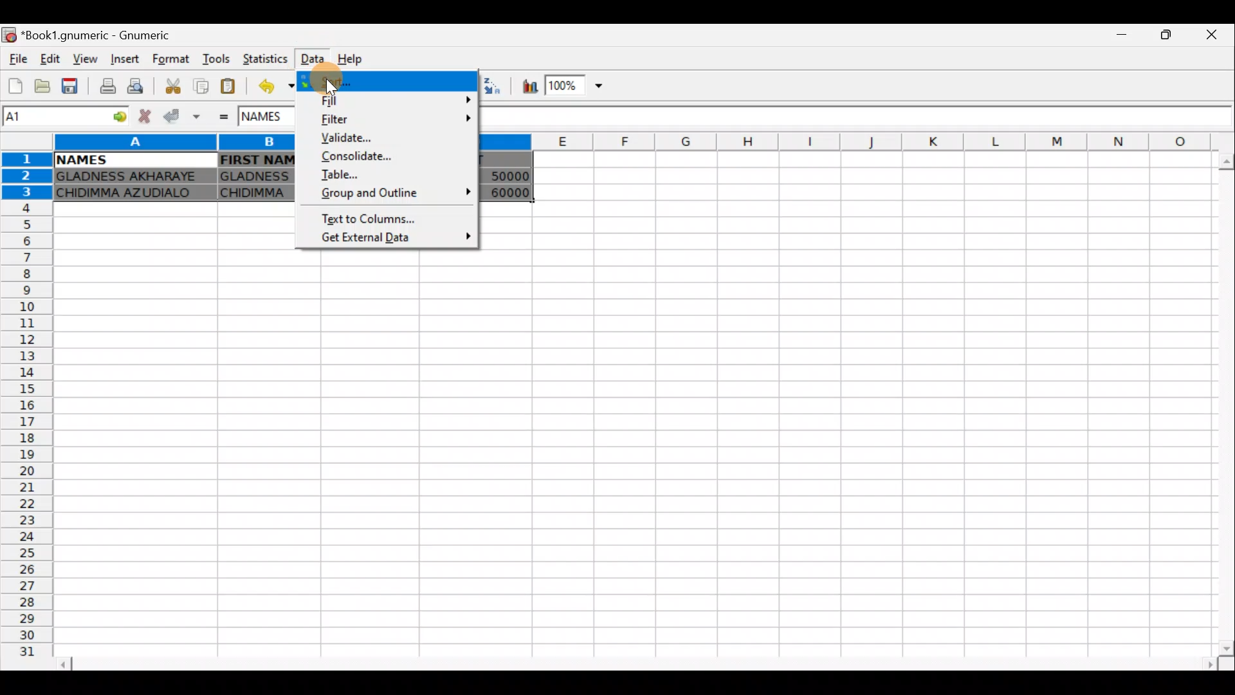  Describe the element at coordinates (491, 86) in the screenshot. I see `Sort Descending order` at that location.